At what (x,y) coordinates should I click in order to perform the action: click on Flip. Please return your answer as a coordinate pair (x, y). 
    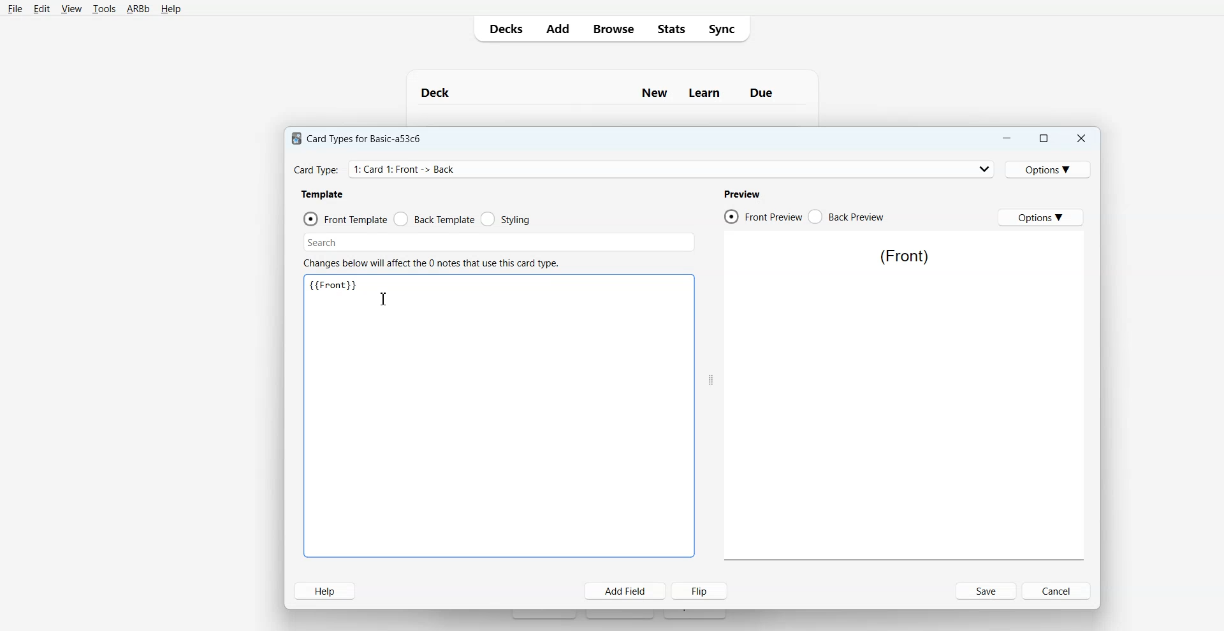
    Looking at the image, I should click on (702, 590).